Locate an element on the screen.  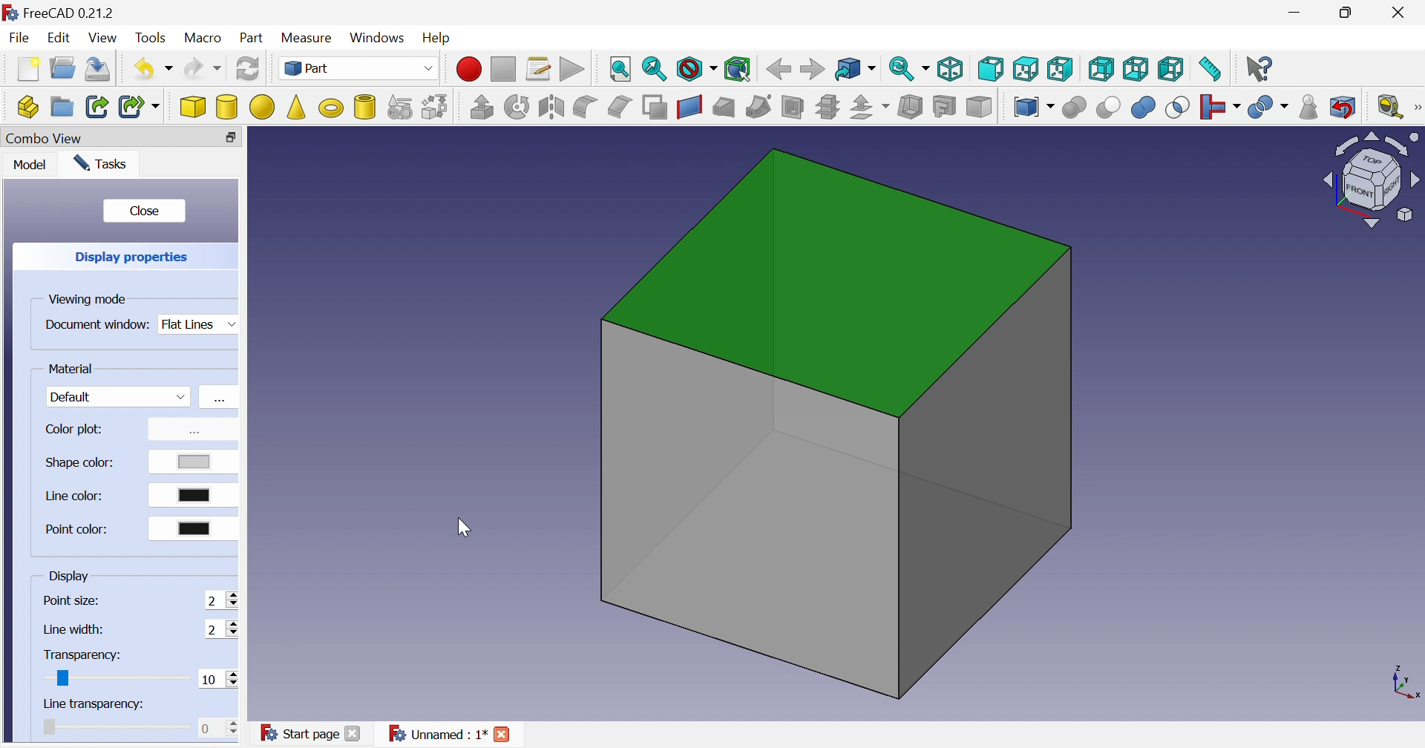
Bottom is located at coordinates (1136, 68).